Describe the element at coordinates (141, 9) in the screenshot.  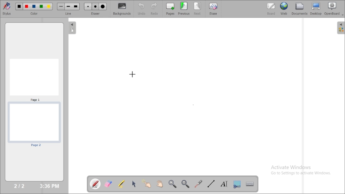
I see `undo` at that location.